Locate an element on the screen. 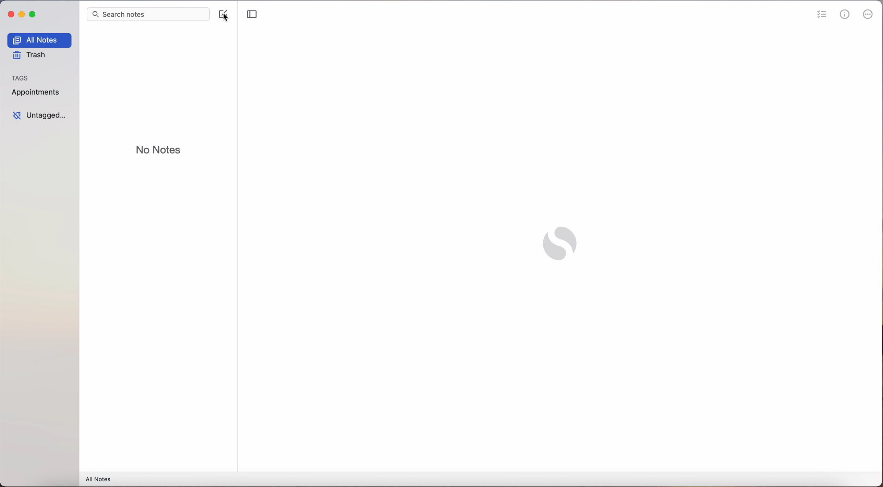  maximize app is located at coordinates (34, 14).